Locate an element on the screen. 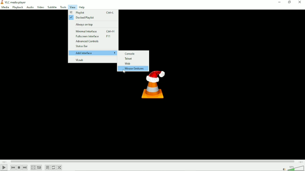 Image resolution: width=305 pixels, height=171 pixels. Play duration is located at coordinates (152, 162).